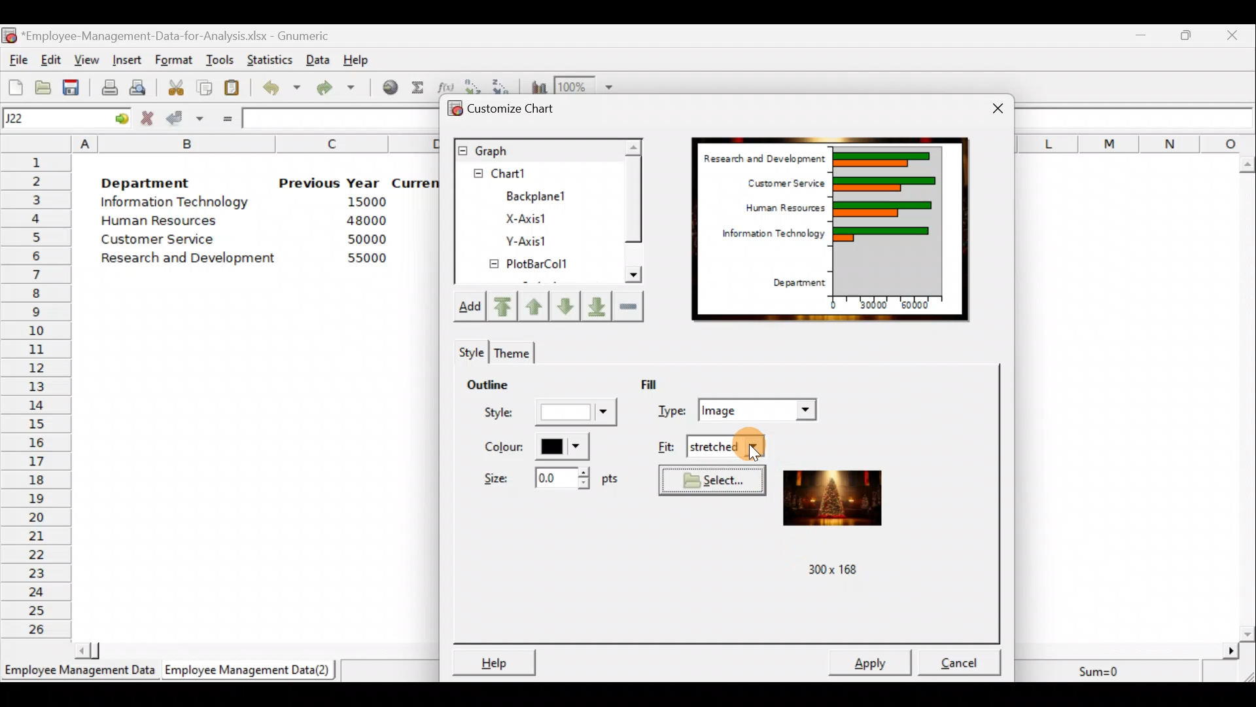 Image resolution: width=1256 pixels, height=707 pixels. Describe the element at coordinates (220, 58) in the screenshot. I see `Tools` at that location.